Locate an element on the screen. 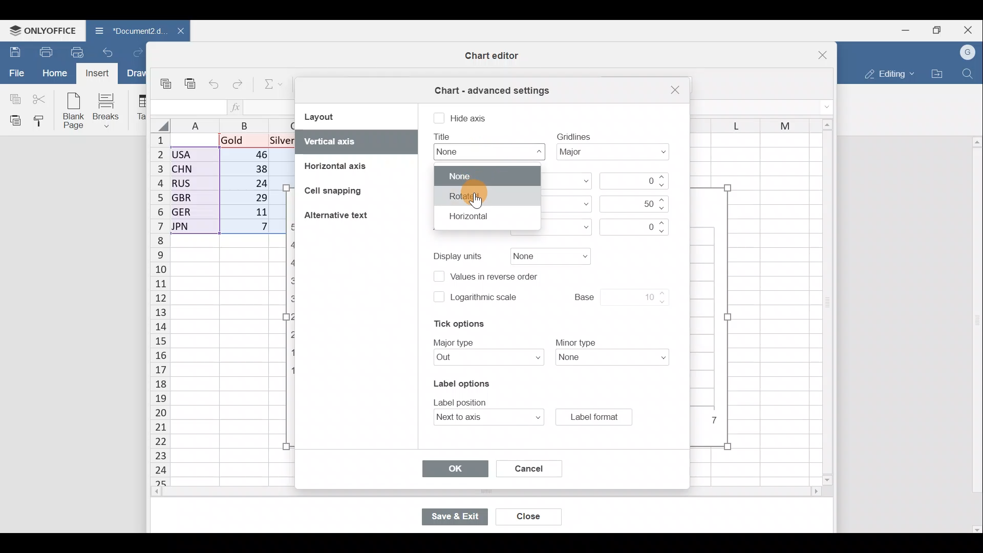 The width and height of the screenshot is (983, 553). Scroll bar is located at coordinates (464, 493).